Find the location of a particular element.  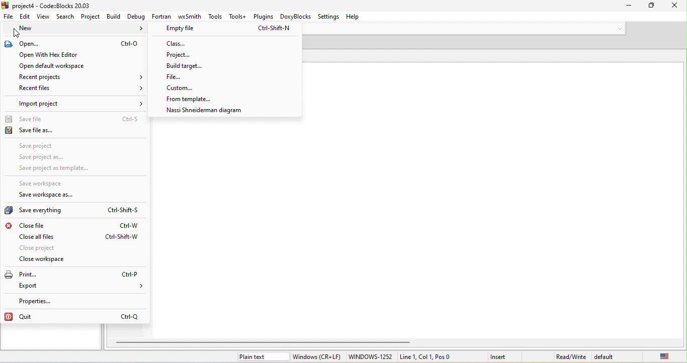

file is located at coordinates (182, 76).